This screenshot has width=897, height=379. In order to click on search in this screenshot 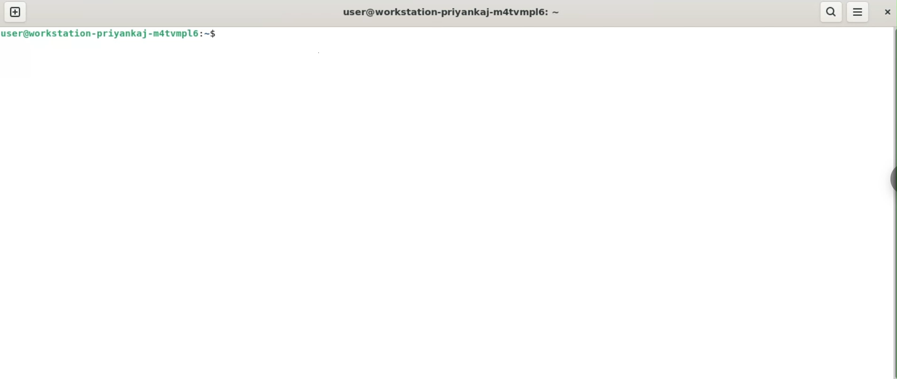, I will do `click(831, 12)`.